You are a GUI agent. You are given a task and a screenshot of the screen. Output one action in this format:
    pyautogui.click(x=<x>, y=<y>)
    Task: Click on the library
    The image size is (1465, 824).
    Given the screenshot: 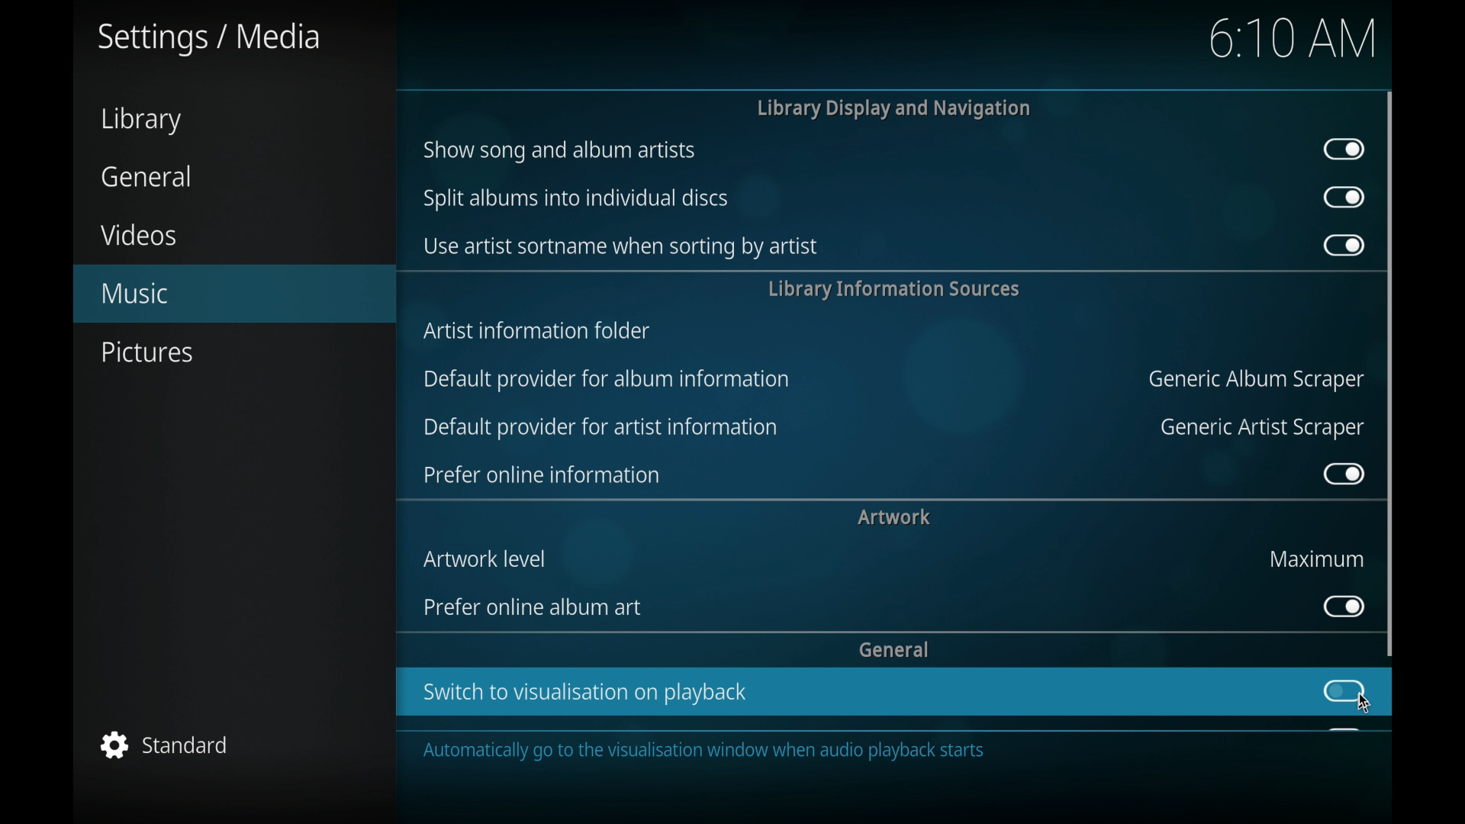 What is the action you would take?
    pyautogui.click(x=140, y=121)
    